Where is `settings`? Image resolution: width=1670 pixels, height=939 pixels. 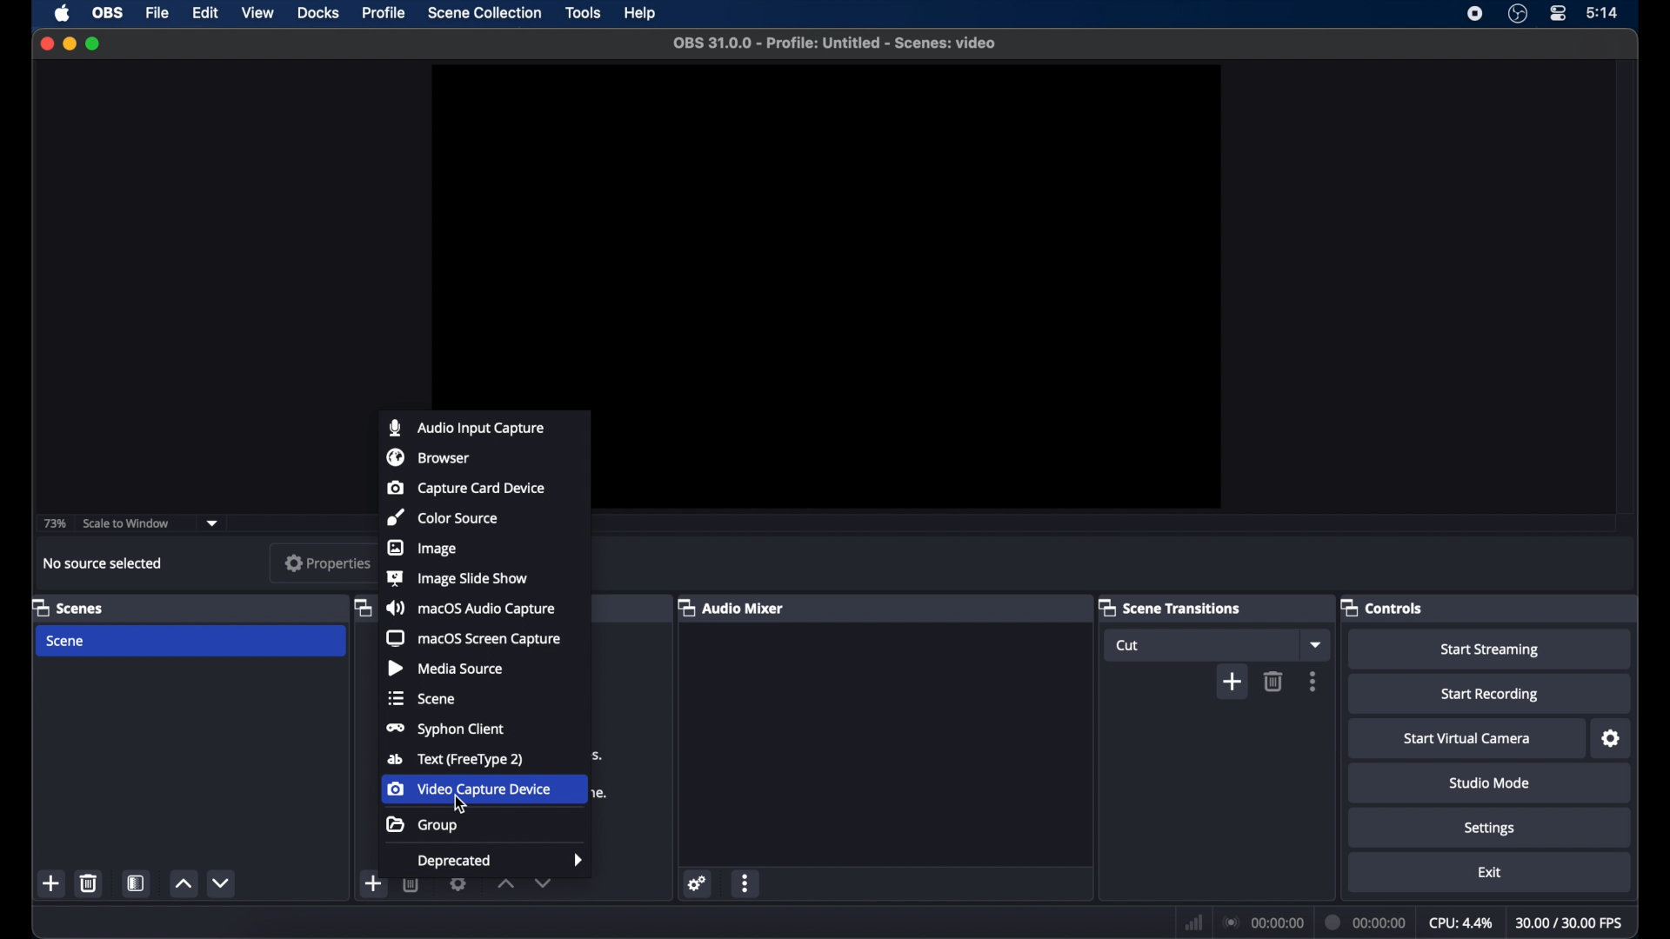 settings is located at coordinates (458, 886).